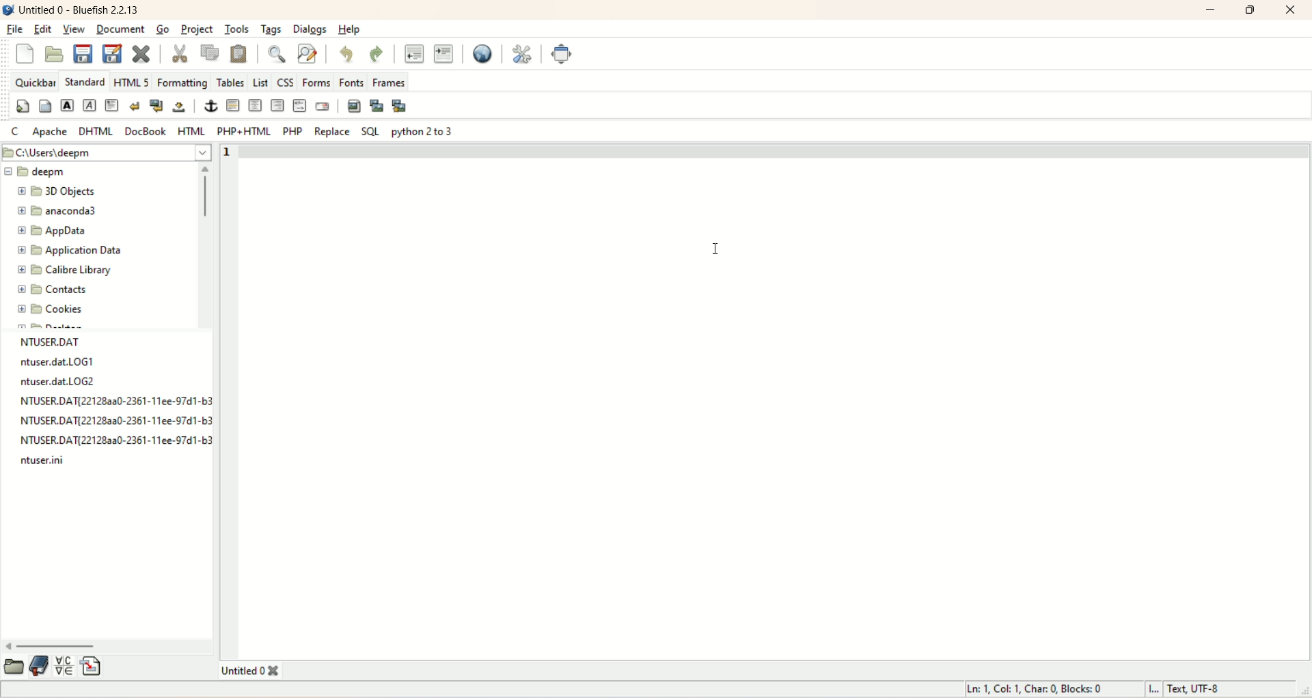 The width and height of the screenshot is (1312, 698). I want to click on email, so click(324, 107).